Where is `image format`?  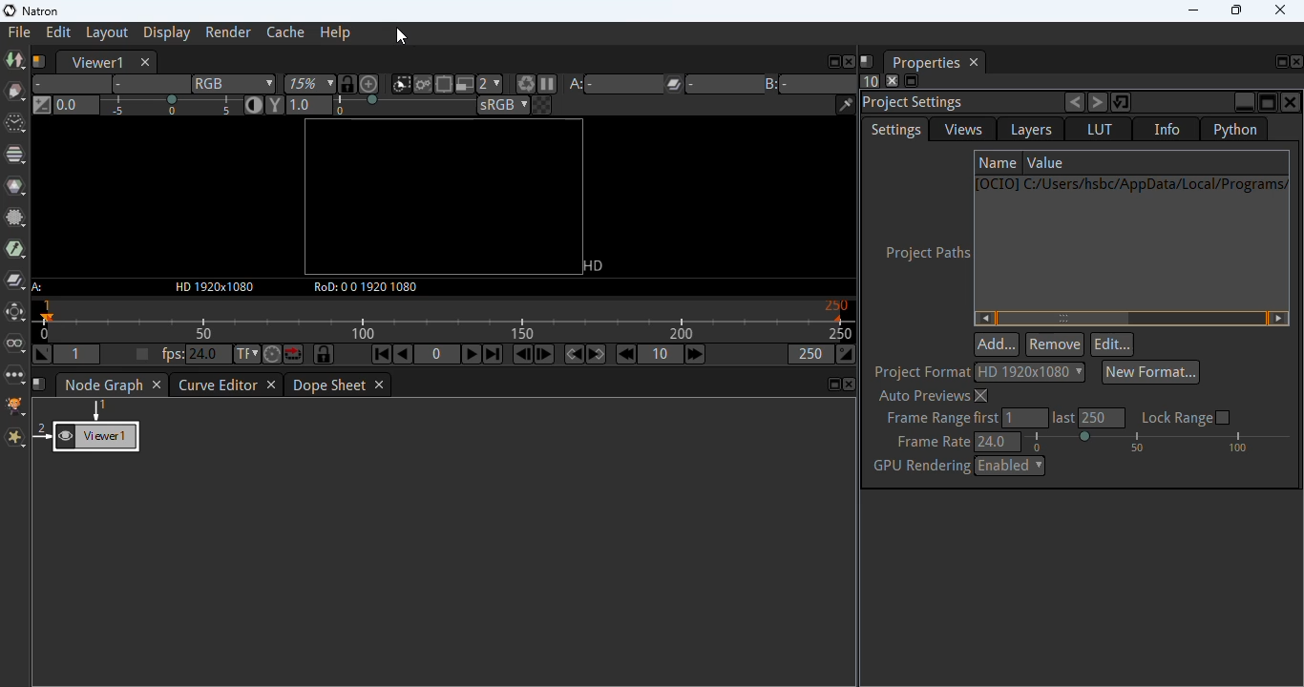 image format is located at coordinates (214, 286).